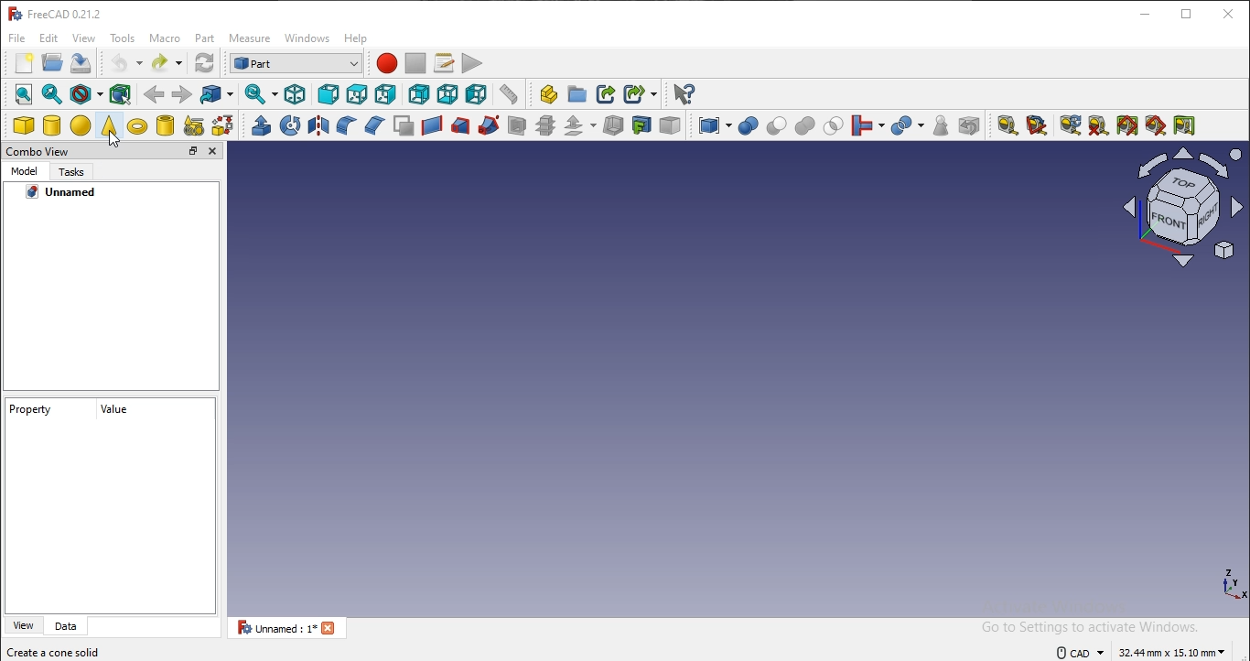 This screenshot has width=1250, height=661. I want to click on , so click(402, 125).